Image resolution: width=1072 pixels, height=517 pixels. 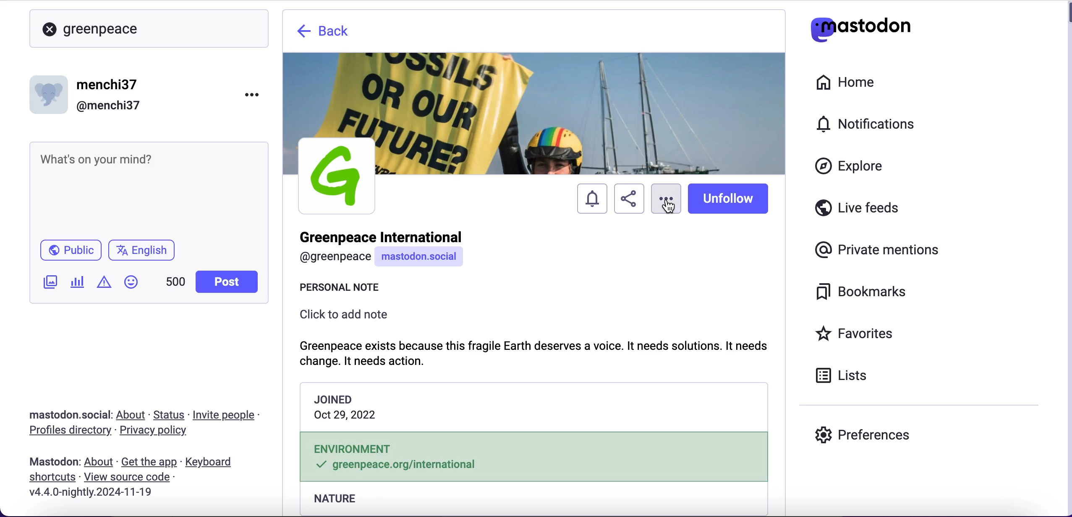 I want to click on bookmarks, so click(x=864, y=292).